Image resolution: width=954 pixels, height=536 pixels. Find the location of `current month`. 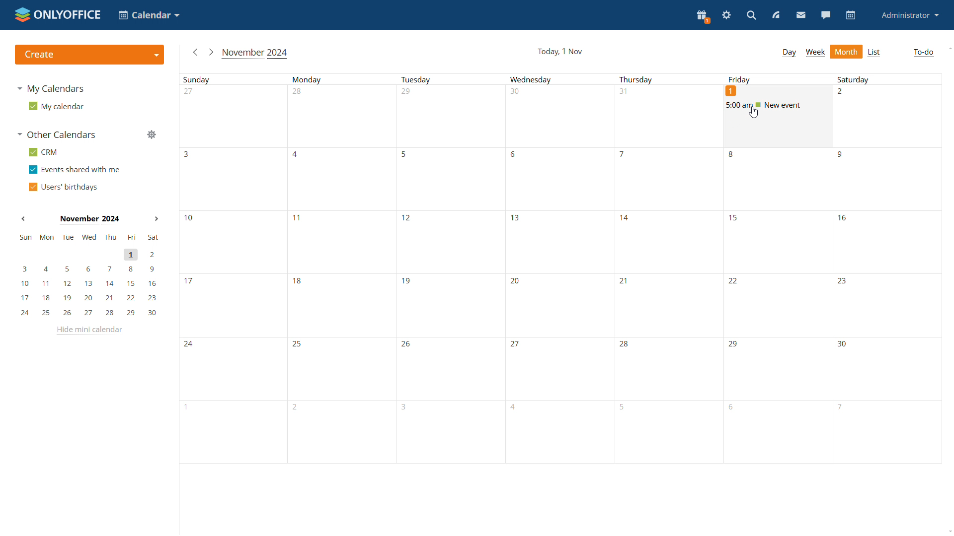

current month is located at coordinates (255, 54).